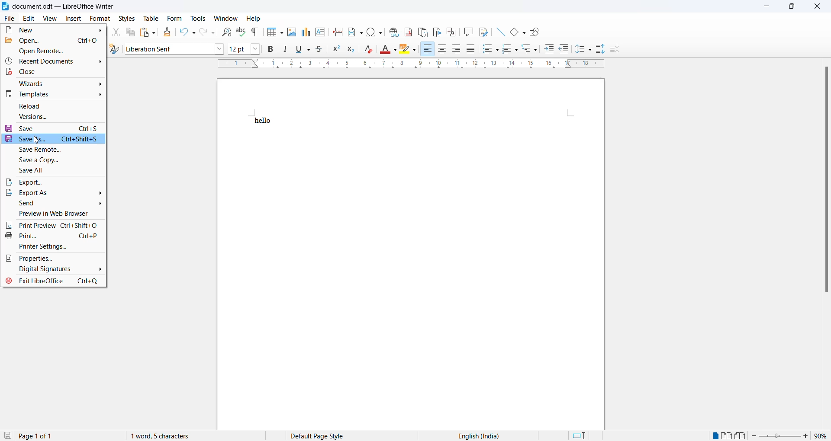 The width and height of the screenshot is (831, 441). Describe the element at coordinates (9, 18) in the screenshot. I see `file` at that location.